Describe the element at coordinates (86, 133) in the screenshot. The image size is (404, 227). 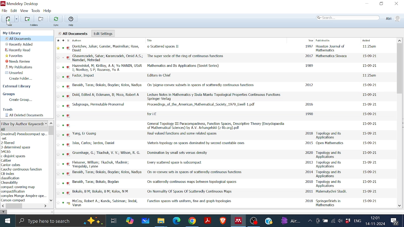
I see `Author` at that location.